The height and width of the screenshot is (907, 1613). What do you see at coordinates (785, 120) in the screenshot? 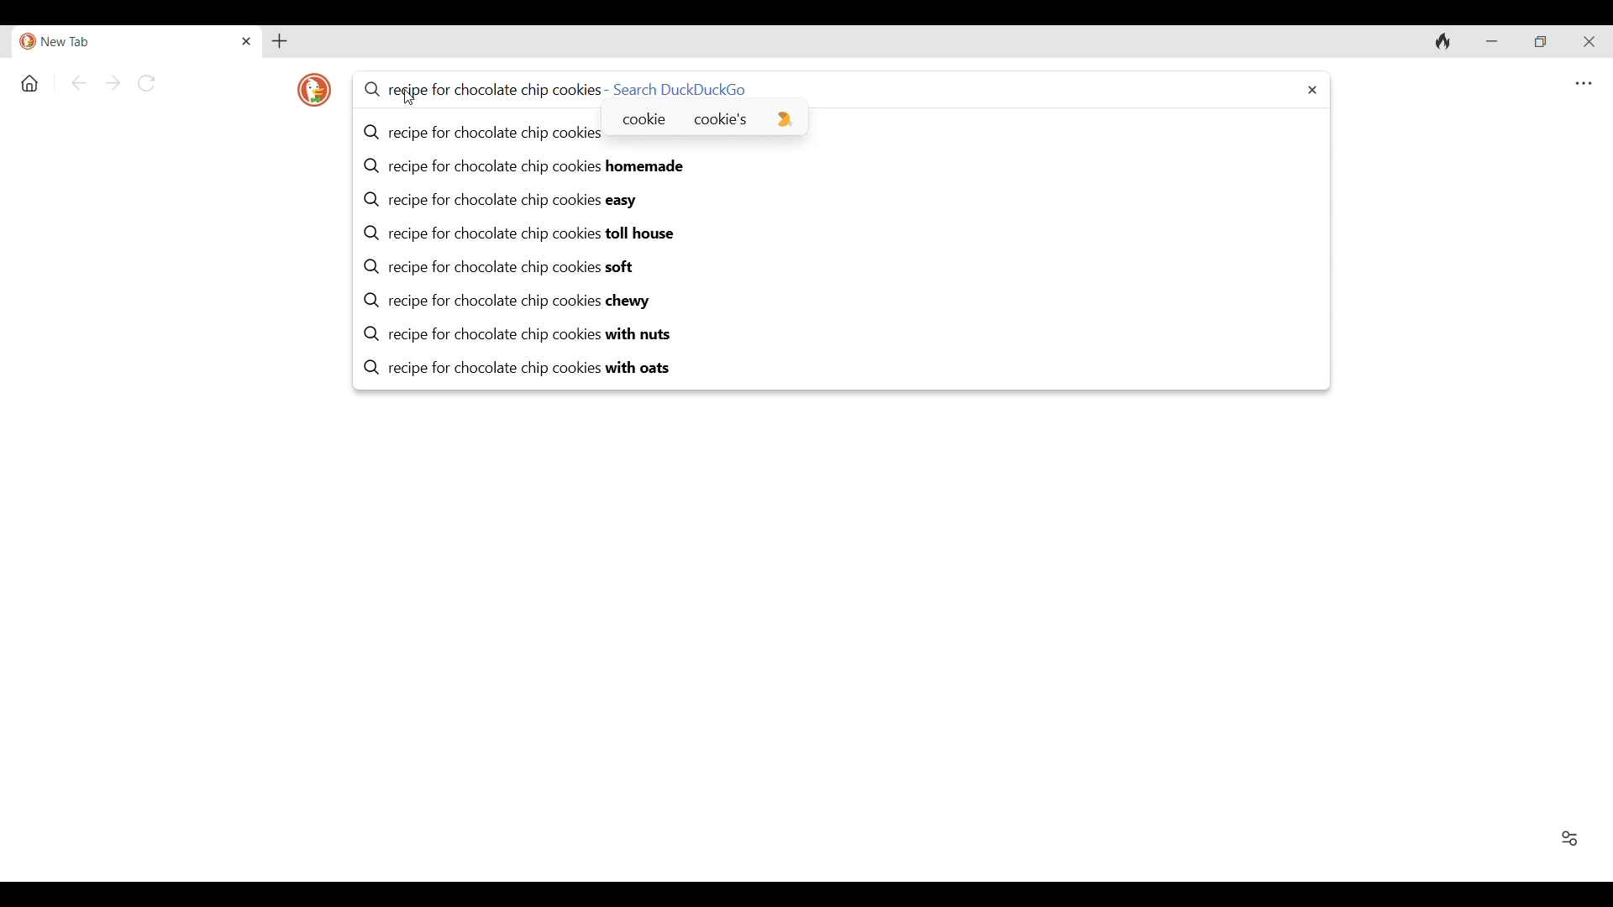
I see `Suggestion for typed word` at bounding box center [785, 120].